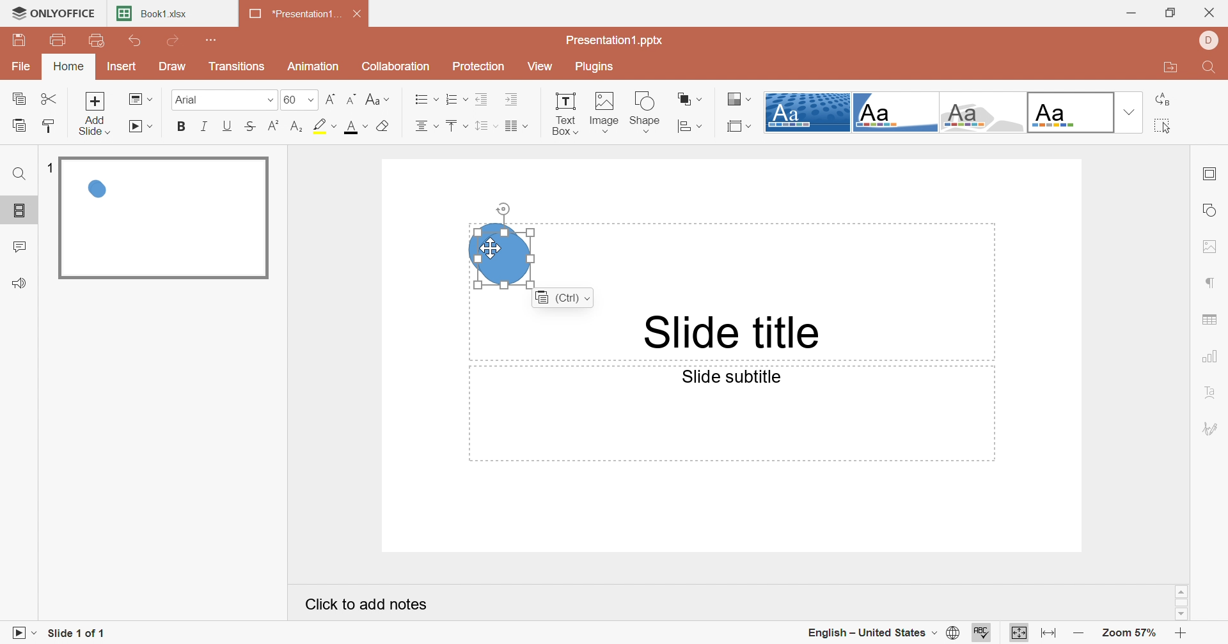 The width and height of the screenshot is (1228, 644). Describe the element at coordinates (1212, 67) in the screenshot. I see `Find` at that location.